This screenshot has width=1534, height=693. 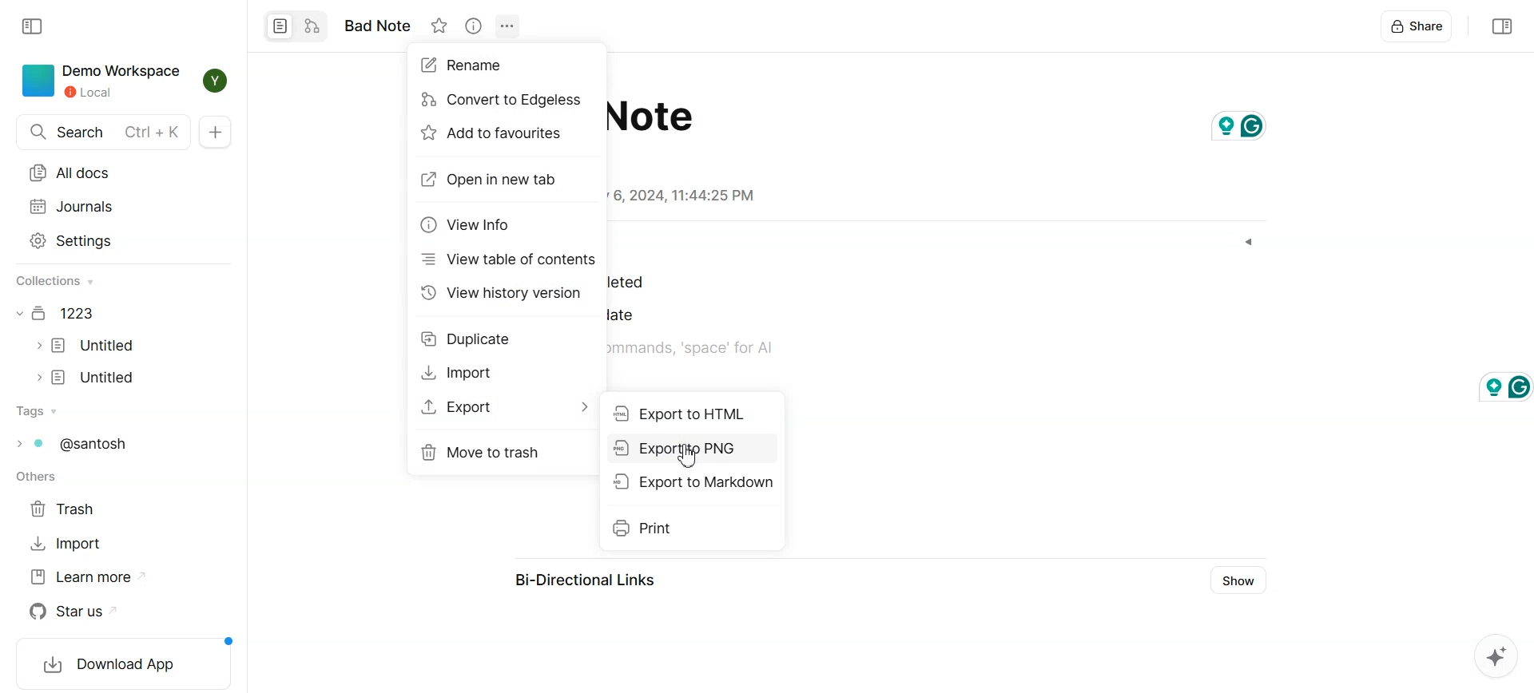 What do you see at coordinates (87, 378) in the screenshot?
I see `Document file` at bounding box center [87, 378].